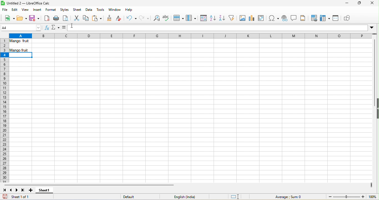 The width and height of the screenshot is (379, 200). What do you see at coordinates (18, 197) in the screenshot?
I see `sheet 1 of 1` at bounding box center [18, 197].